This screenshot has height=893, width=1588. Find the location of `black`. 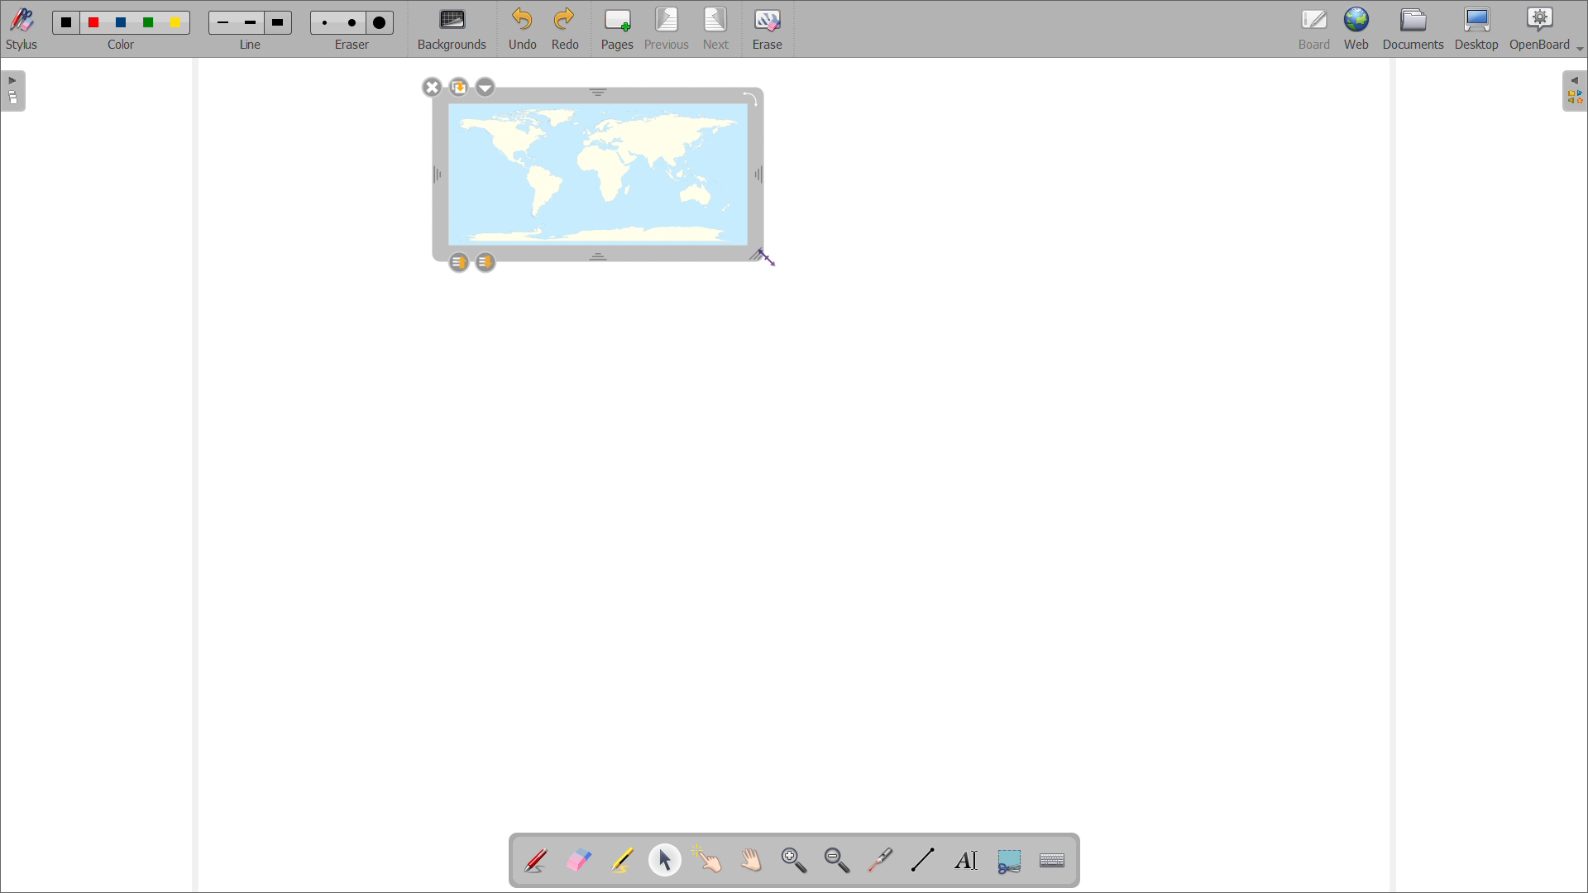

black is located at coordinates (67, 22).